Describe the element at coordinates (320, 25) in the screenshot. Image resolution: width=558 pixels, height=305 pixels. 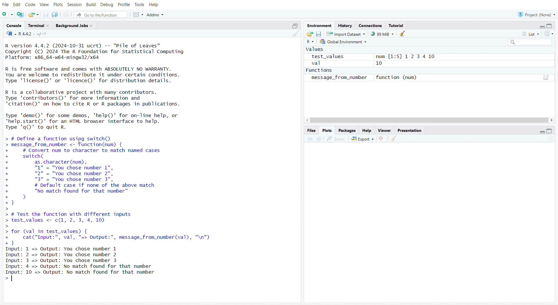
I see `Environment` at that location.